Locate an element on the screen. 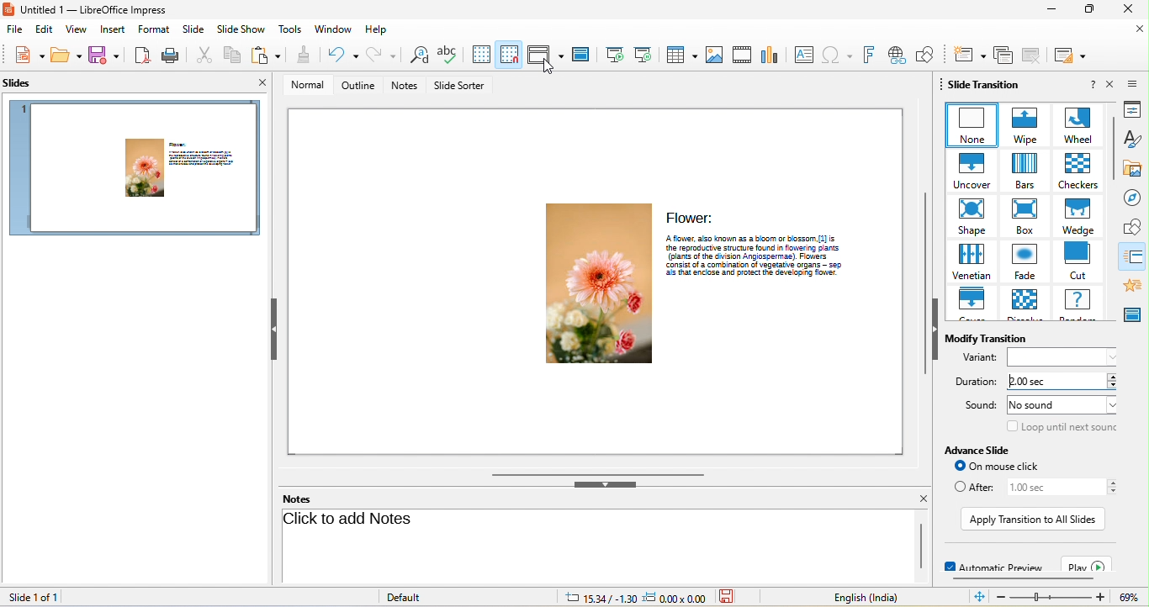  styles is located at coordinates (1136, 139).